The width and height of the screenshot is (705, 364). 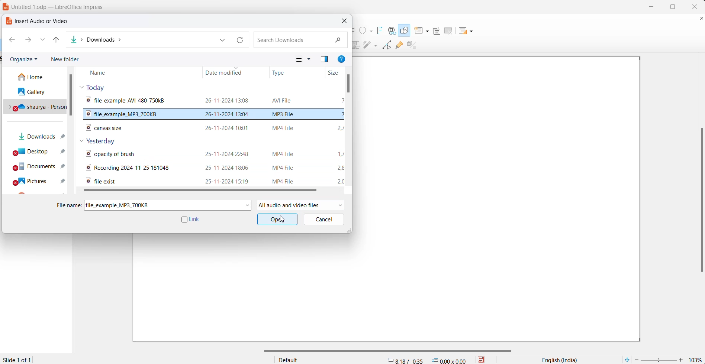 What do you see at coordinates (635, 360) in the screenshot?
I see `decrease zoom` at bounding box center [635, 360].